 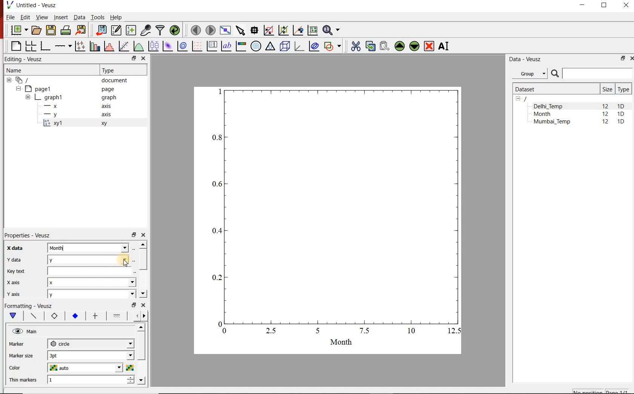 What do you see at coordinates (131, 31) in the screenshot?
I see `create new datasets using available options` at bounding box center [131, 31].